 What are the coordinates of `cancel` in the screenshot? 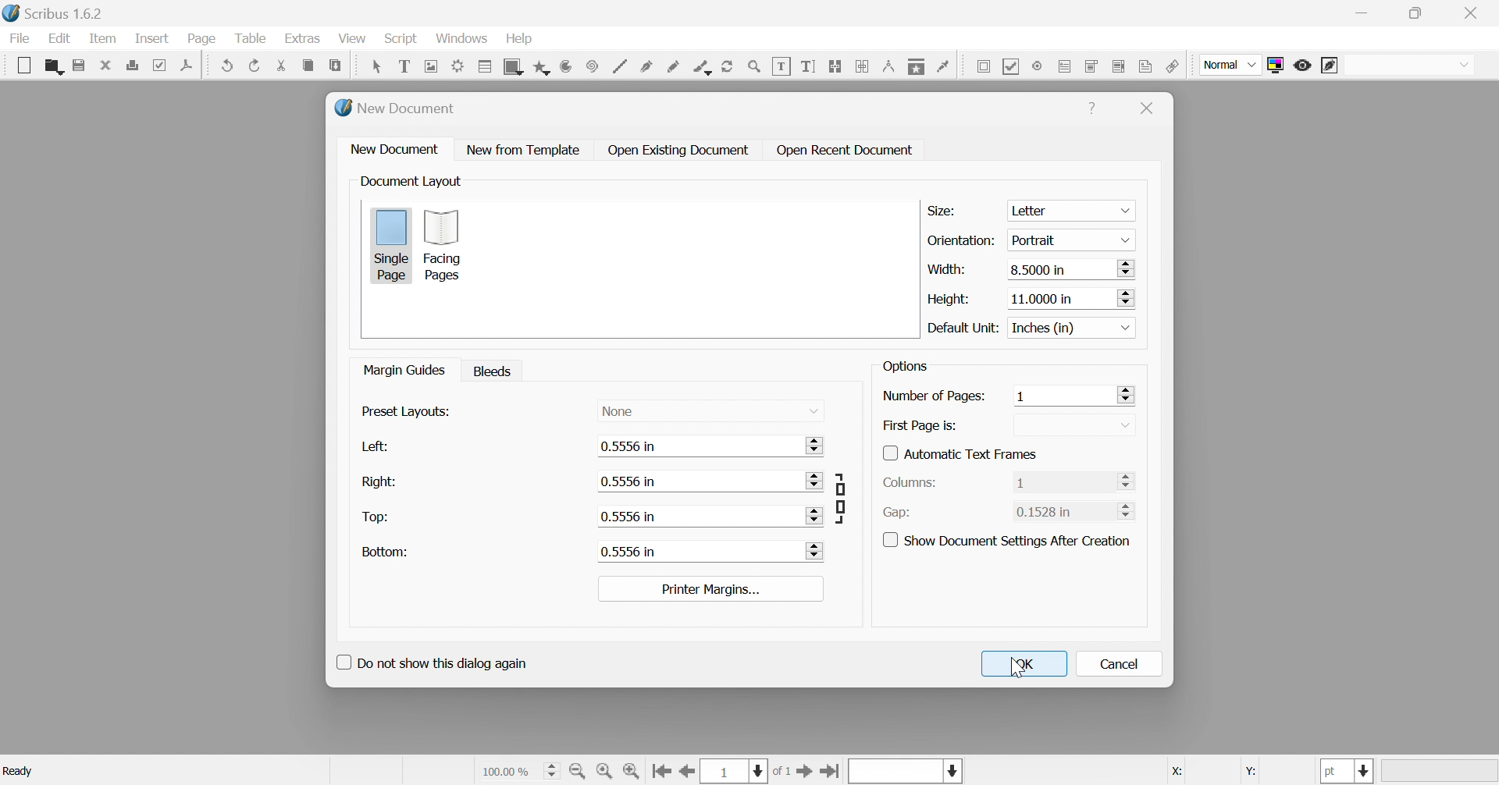 It's located at (1123, 664).